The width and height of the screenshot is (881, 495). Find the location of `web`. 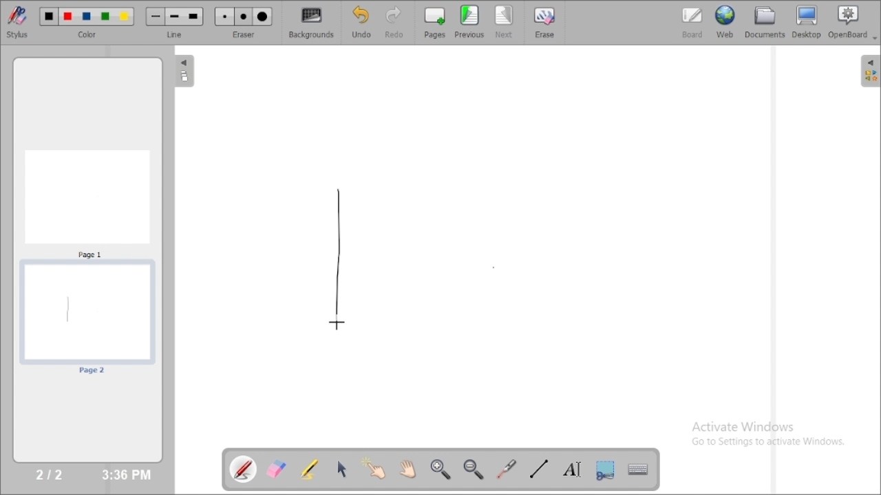

web is located at coordinates (725, 21).